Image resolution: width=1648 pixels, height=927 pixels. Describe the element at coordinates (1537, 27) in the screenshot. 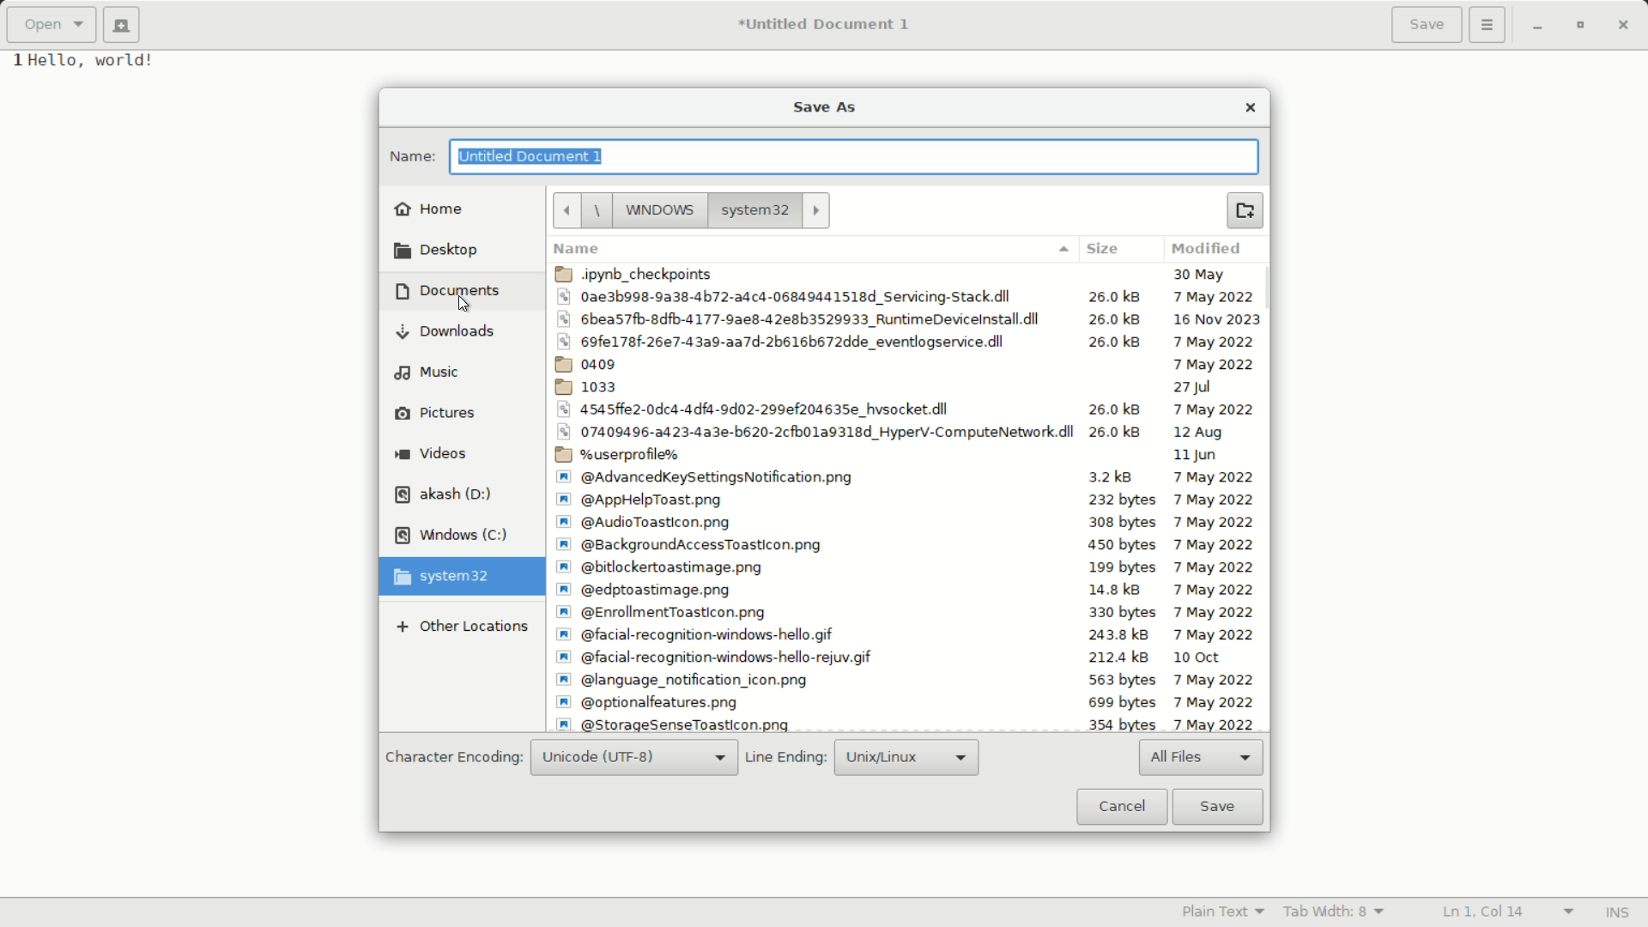

I see `minimize` at that location.